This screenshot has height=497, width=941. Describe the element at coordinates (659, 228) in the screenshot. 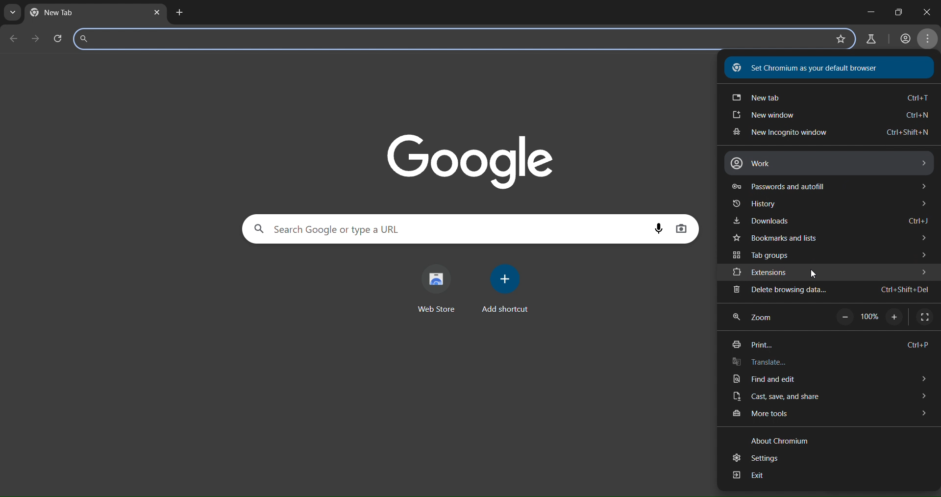

I see `voice search` at that location.